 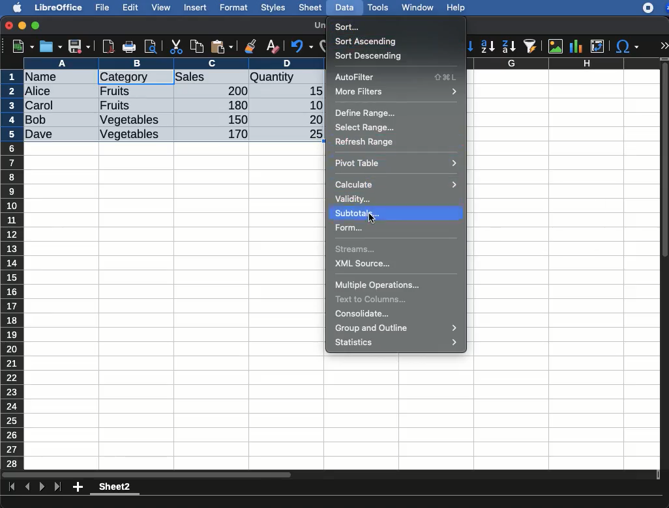 I want to click on quantity, so click(x=286, y=78).